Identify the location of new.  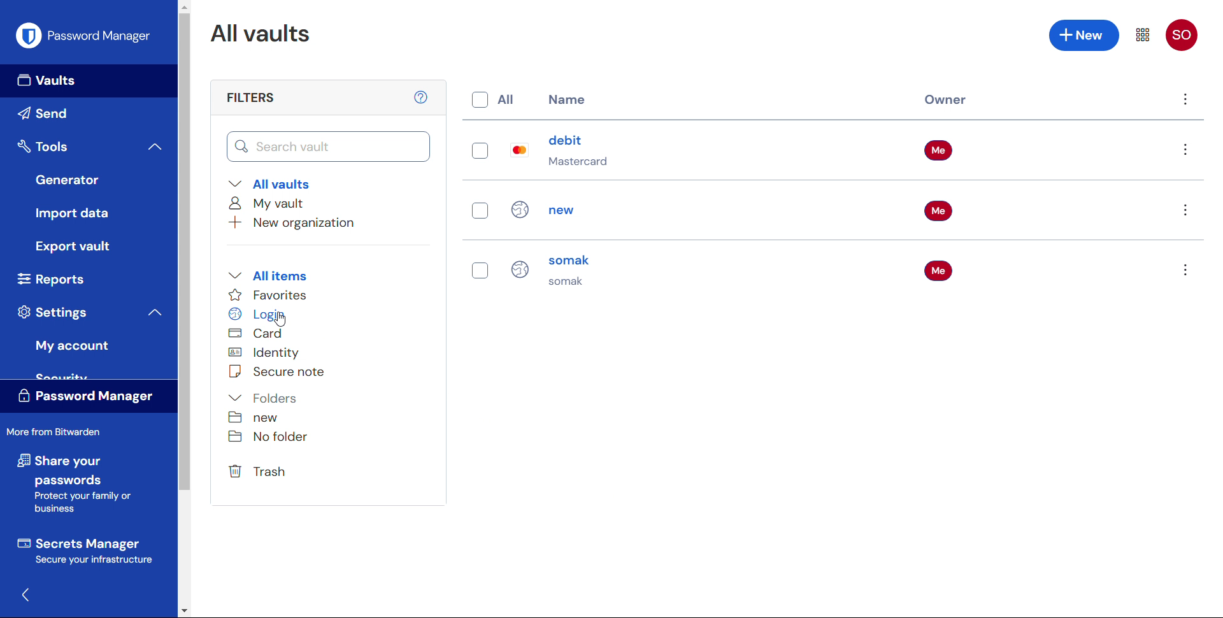
(566, 208).